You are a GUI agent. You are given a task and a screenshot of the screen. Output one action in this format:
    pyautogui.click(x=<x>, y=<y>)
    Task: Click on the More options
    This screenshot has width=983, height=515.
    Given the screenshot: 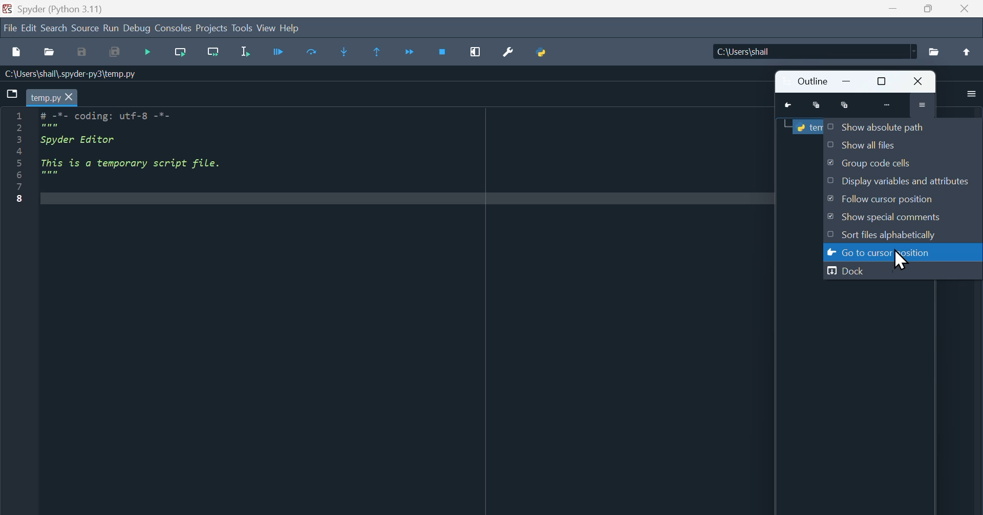 What is the action you would take?
    pyautogui.click(x=971, y=93)
    